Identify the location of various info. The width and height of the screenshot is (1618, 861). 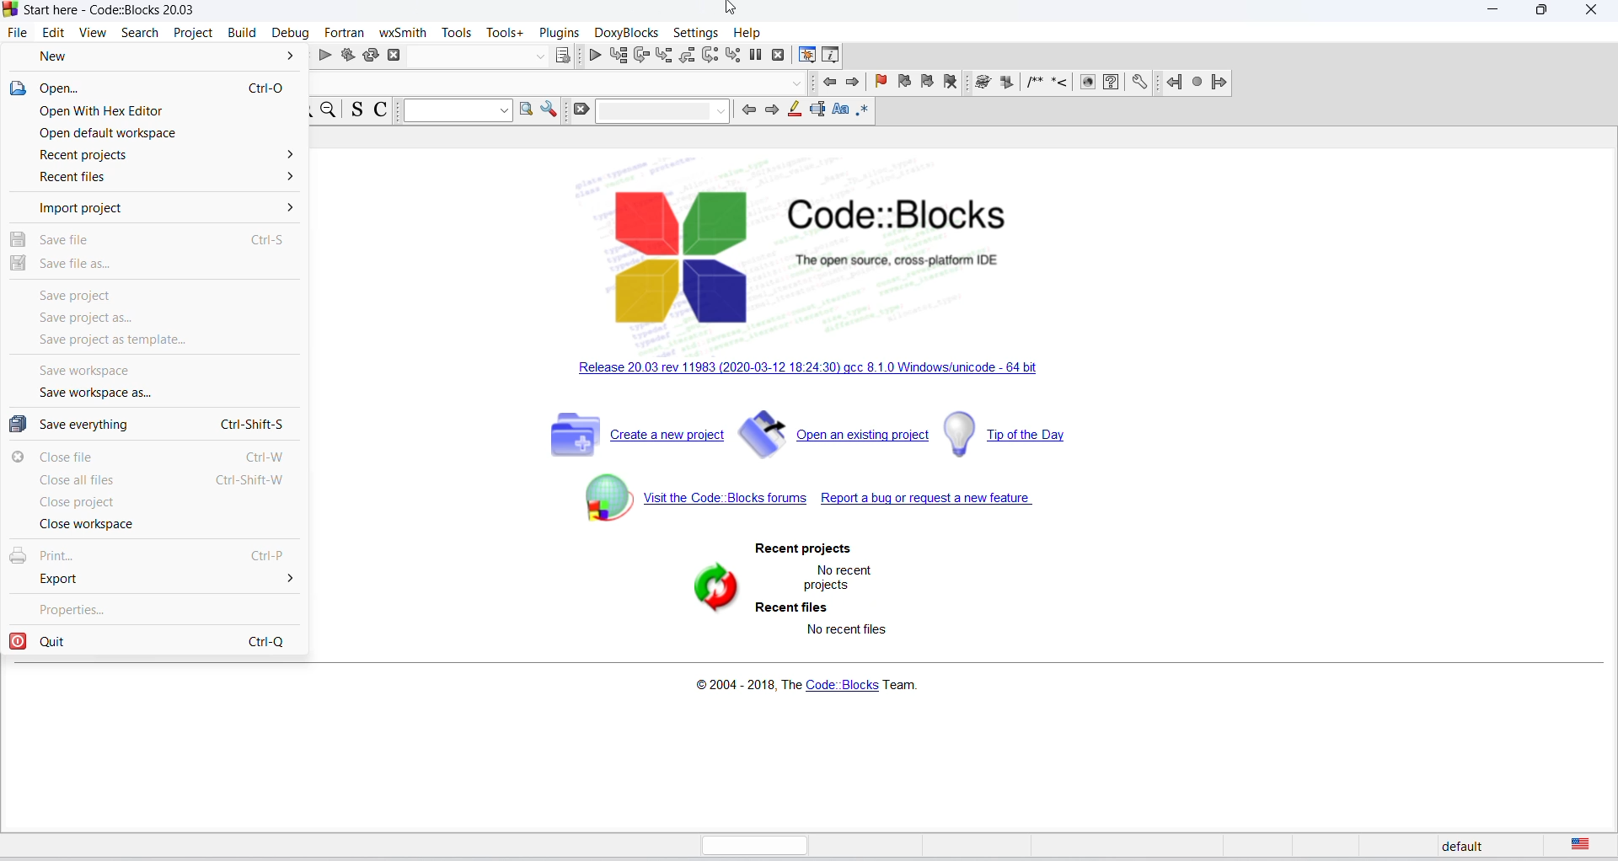
(833, 56).